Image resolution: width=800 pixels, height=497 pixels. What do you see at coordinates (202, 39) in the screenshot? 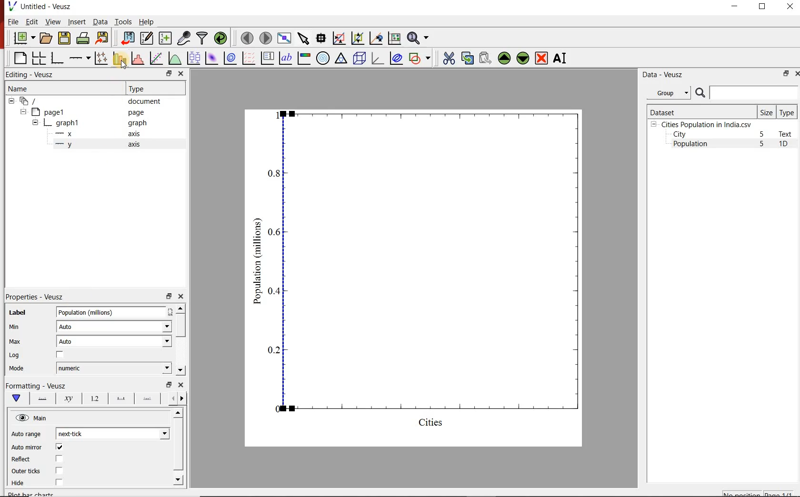
I see `filter data` at bounding box center [202, 39].